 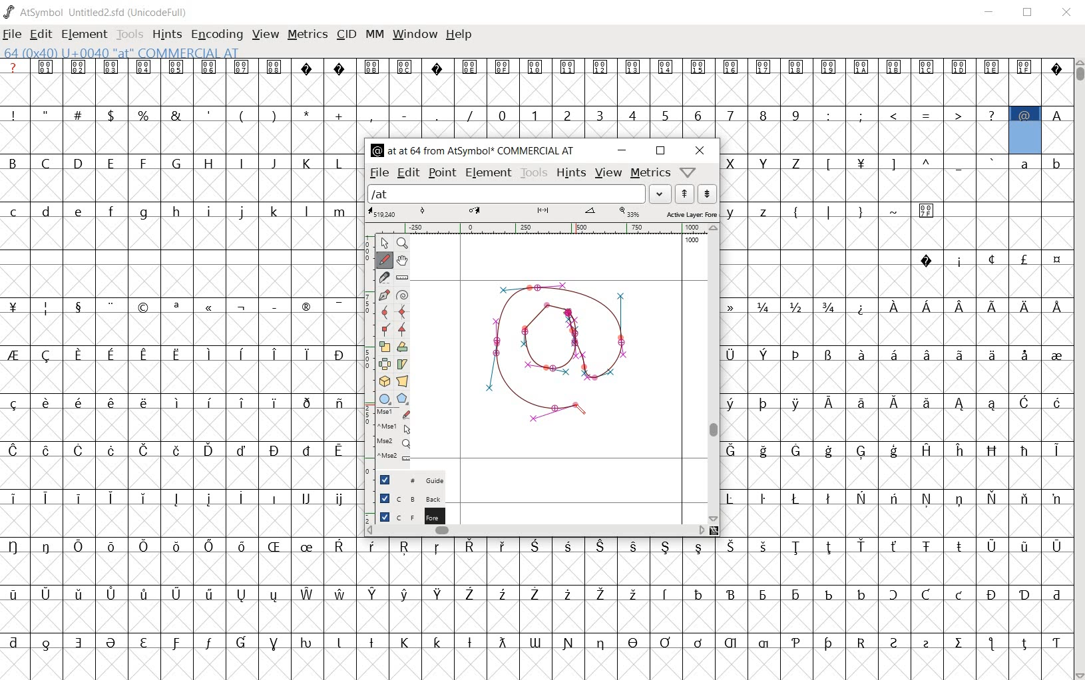 What do you see at coordinates (41, 35) in the screenshot?
I see `EDIT` at bounding box center [41, 35].